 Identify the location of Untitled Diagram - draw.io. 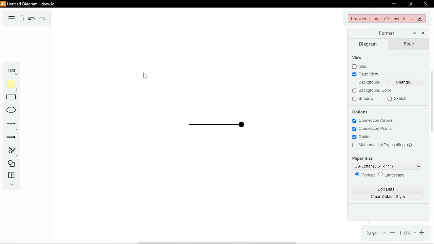
(28, 4).